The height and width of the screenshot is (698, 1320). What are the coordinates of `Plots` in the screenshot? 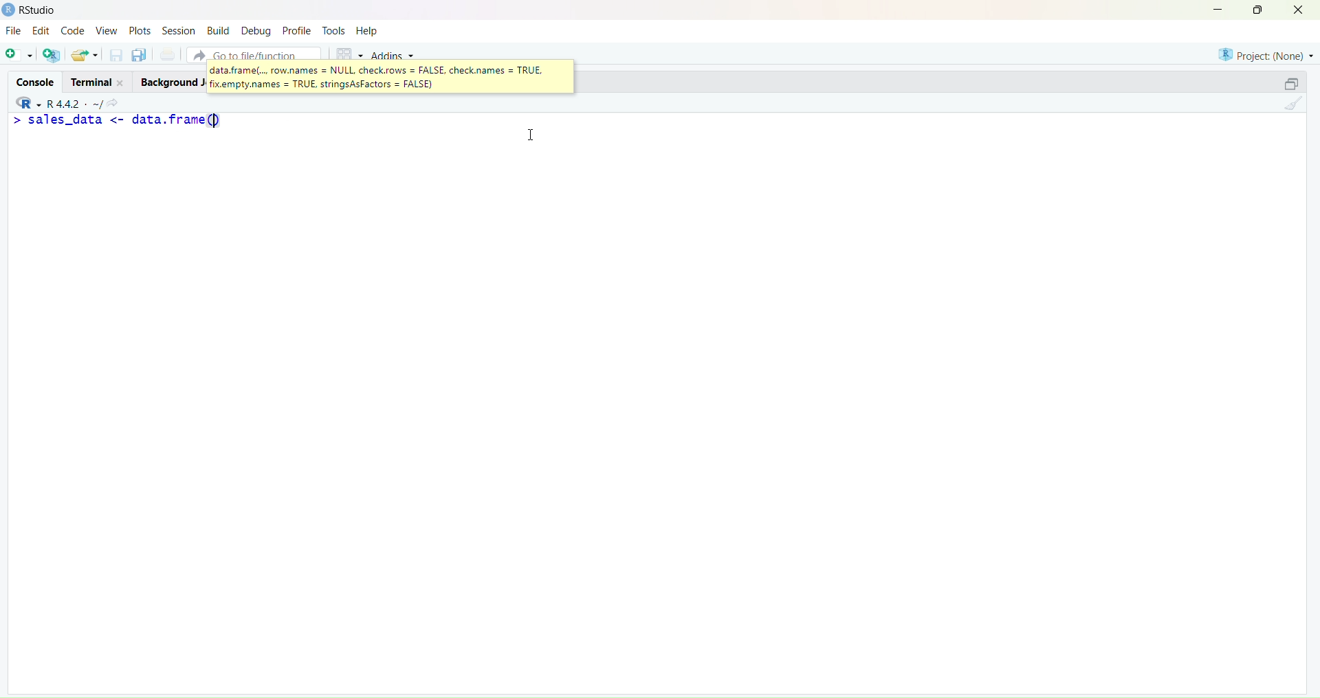 It's located at (140, 29).